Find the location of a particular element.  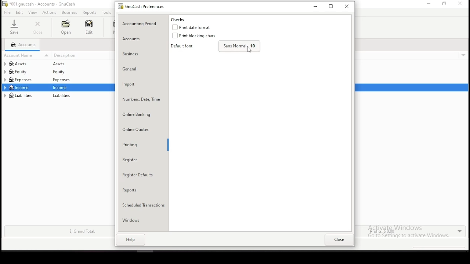

accounts is located at coordinates (137, 38).